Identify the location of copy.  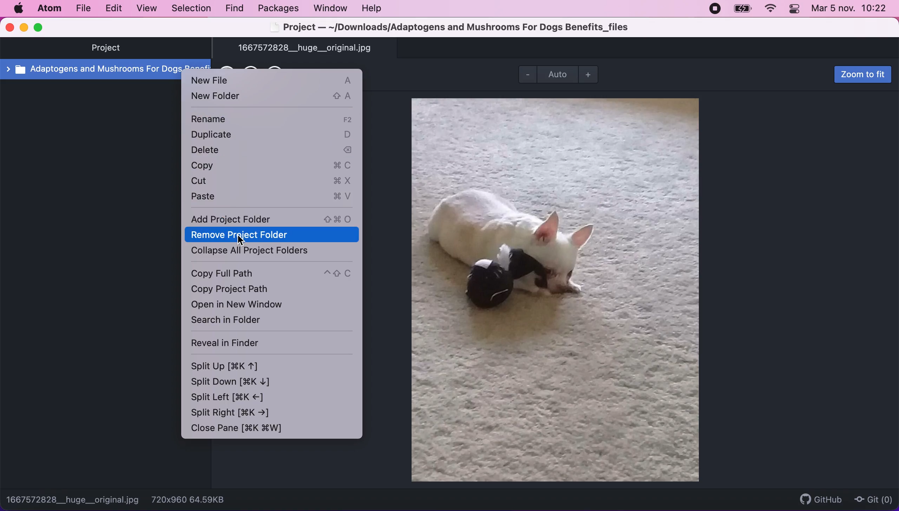
(275, 166).